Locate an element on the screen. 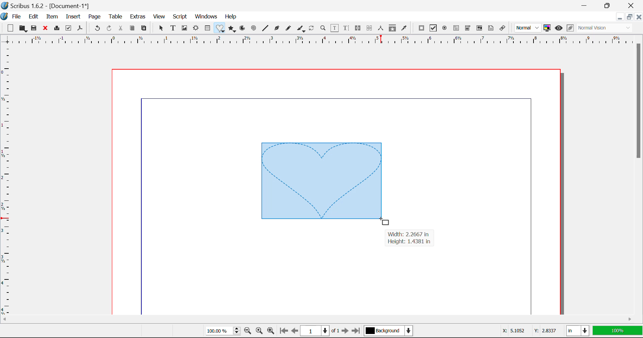  Minimize is located at coordinates (630, 18).